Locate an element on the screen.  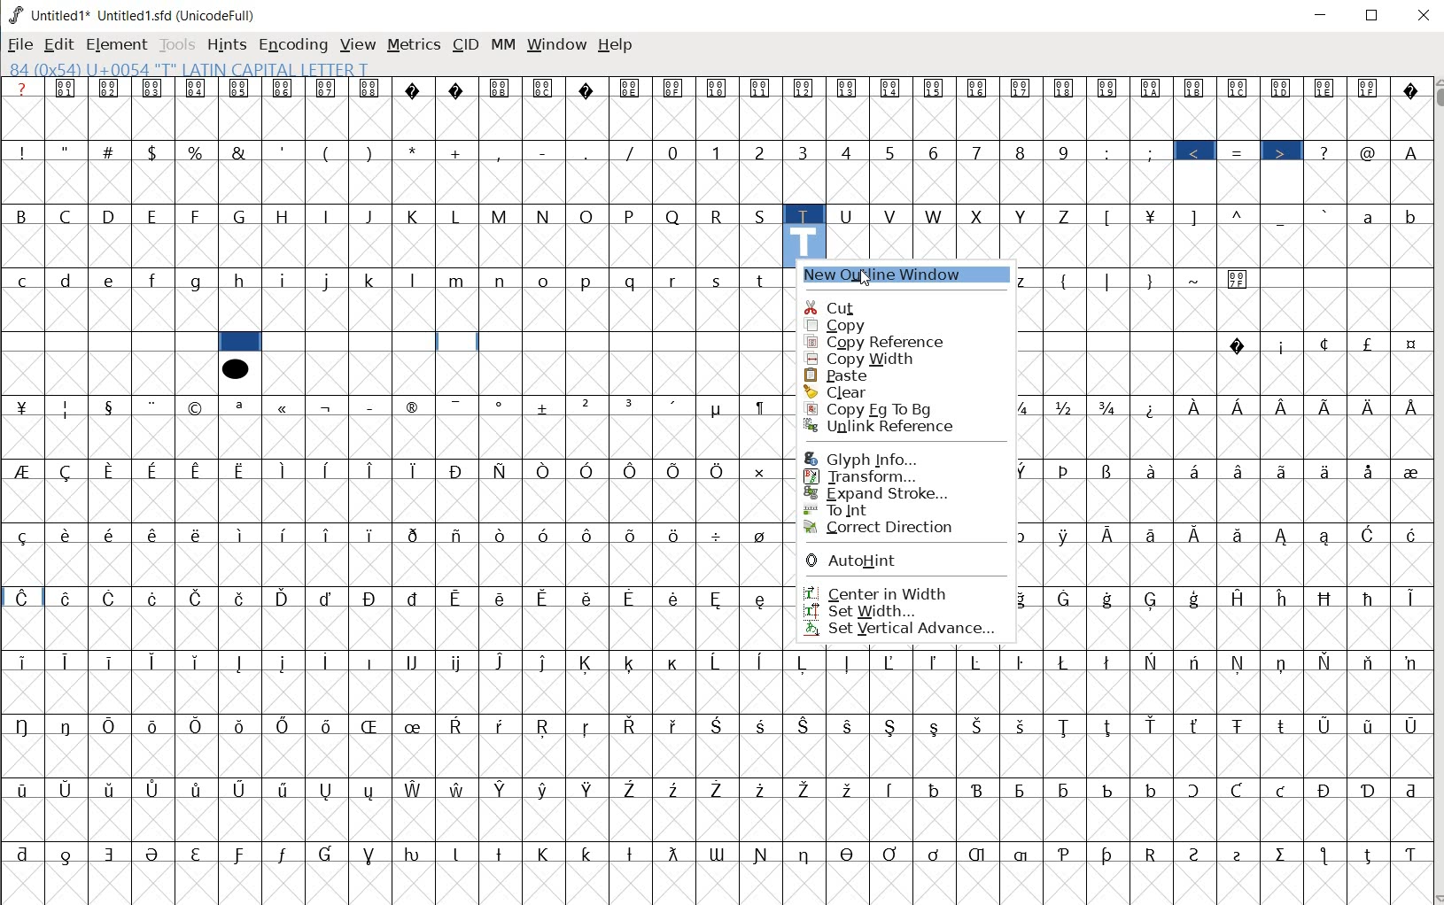
Symbol is located at coordinates (547, 662).